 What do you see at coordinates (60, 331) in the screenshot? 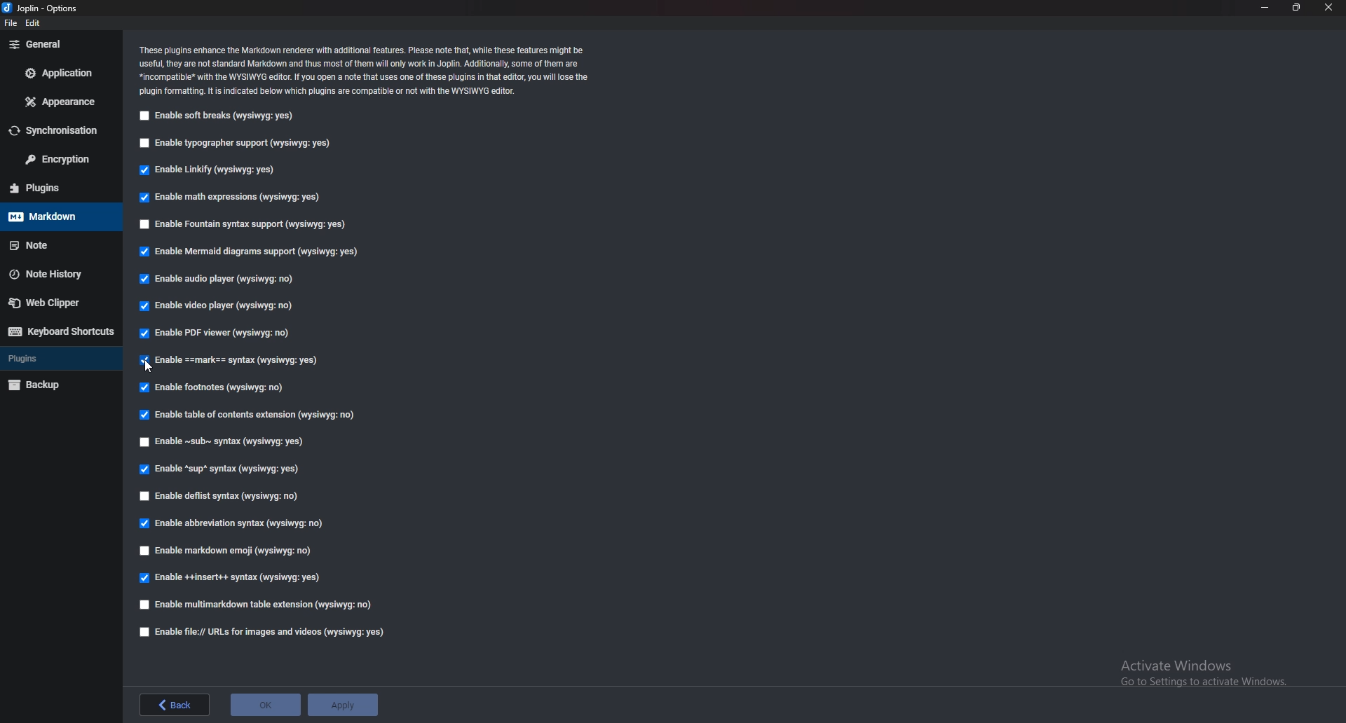
I see `Keyboard shortcuts` at bounding box center [60, 331].